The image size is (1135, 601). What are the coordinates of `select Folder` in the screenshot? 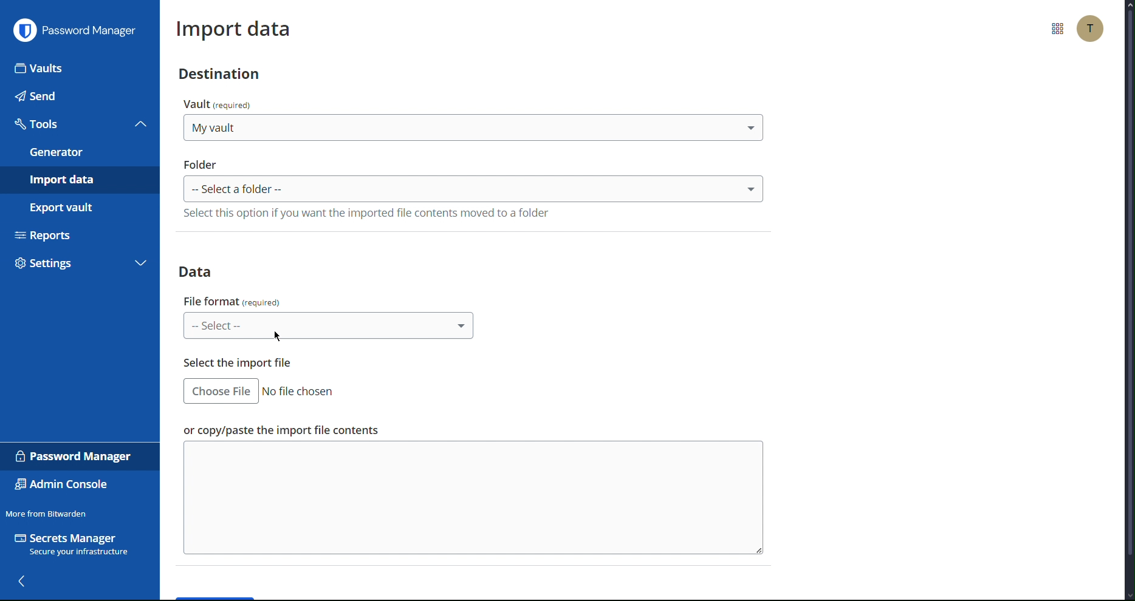 It's located at (474, 188).